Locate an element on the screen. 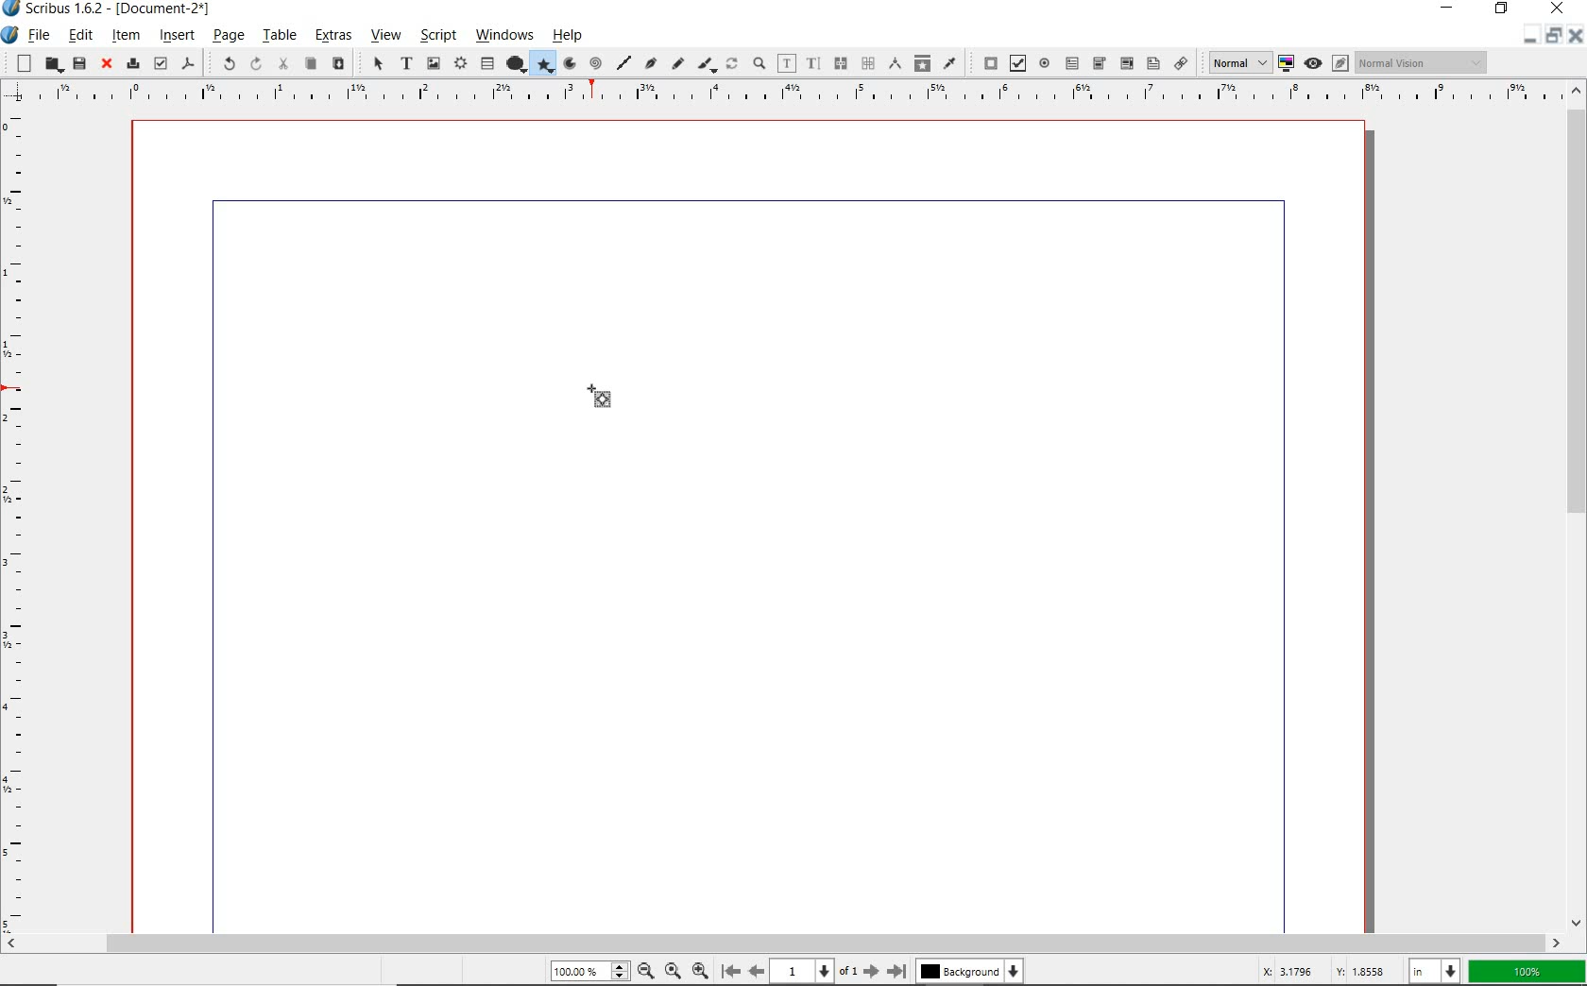 The image size is (1587, 986). edit contents of frame is located at coordinates (787, 62).